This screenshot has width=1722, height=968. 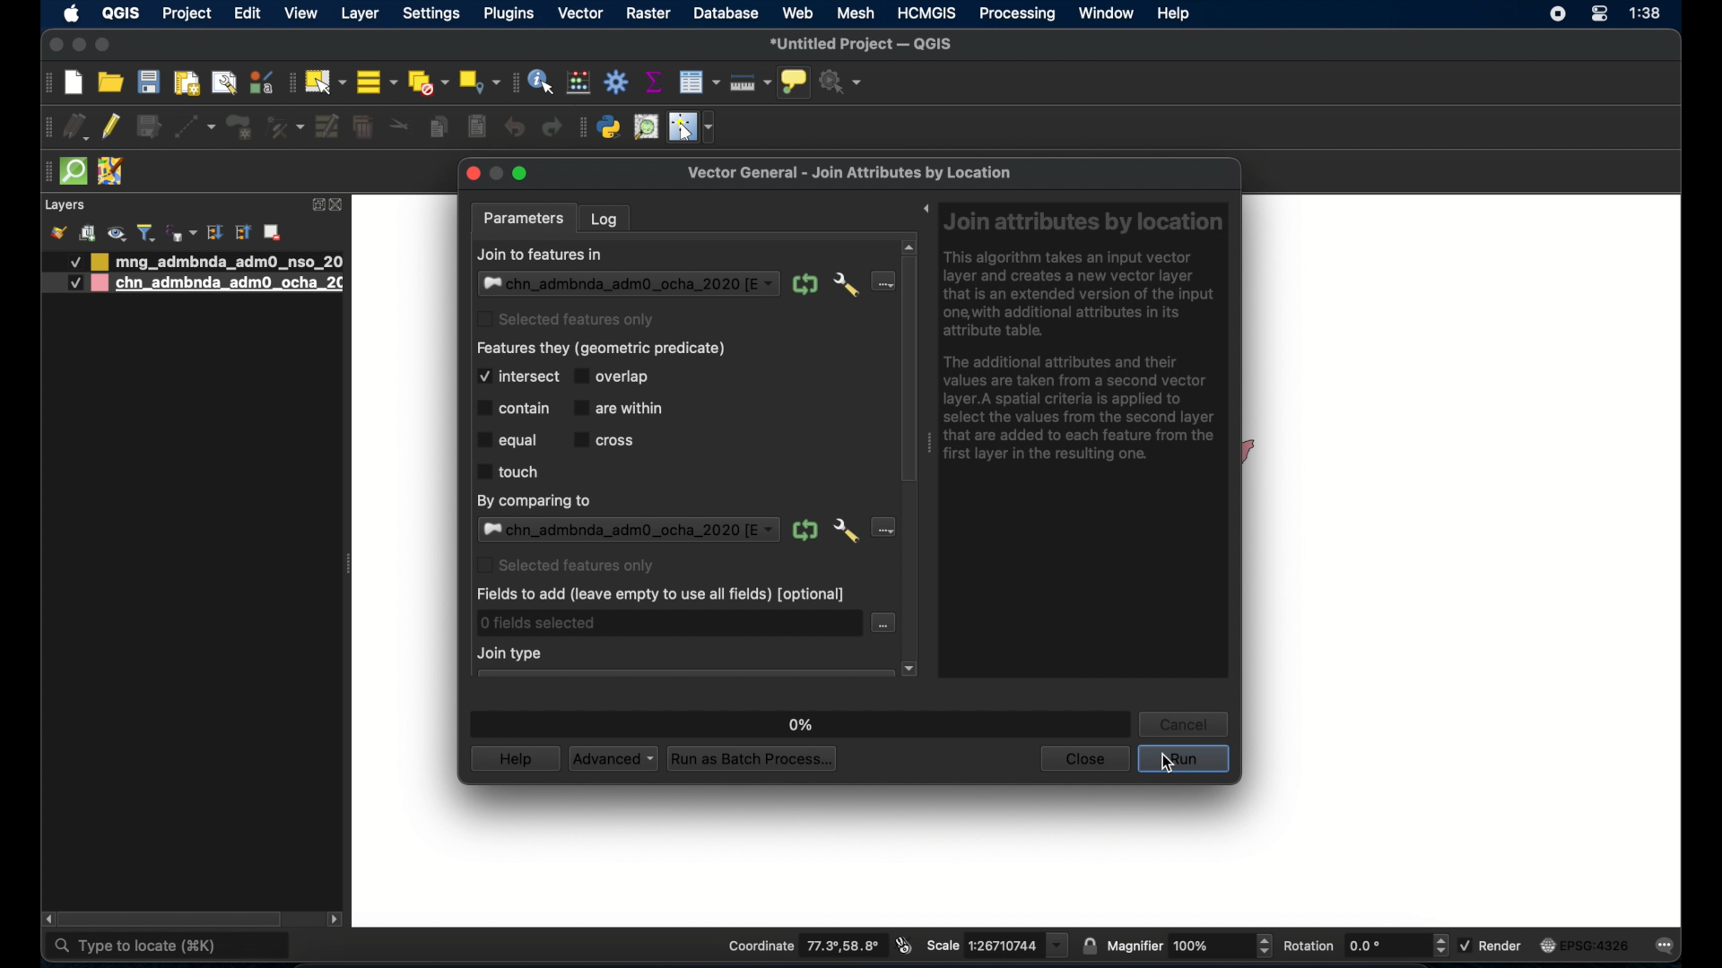 I want to click on QGIS, so click(x=120, y=13).